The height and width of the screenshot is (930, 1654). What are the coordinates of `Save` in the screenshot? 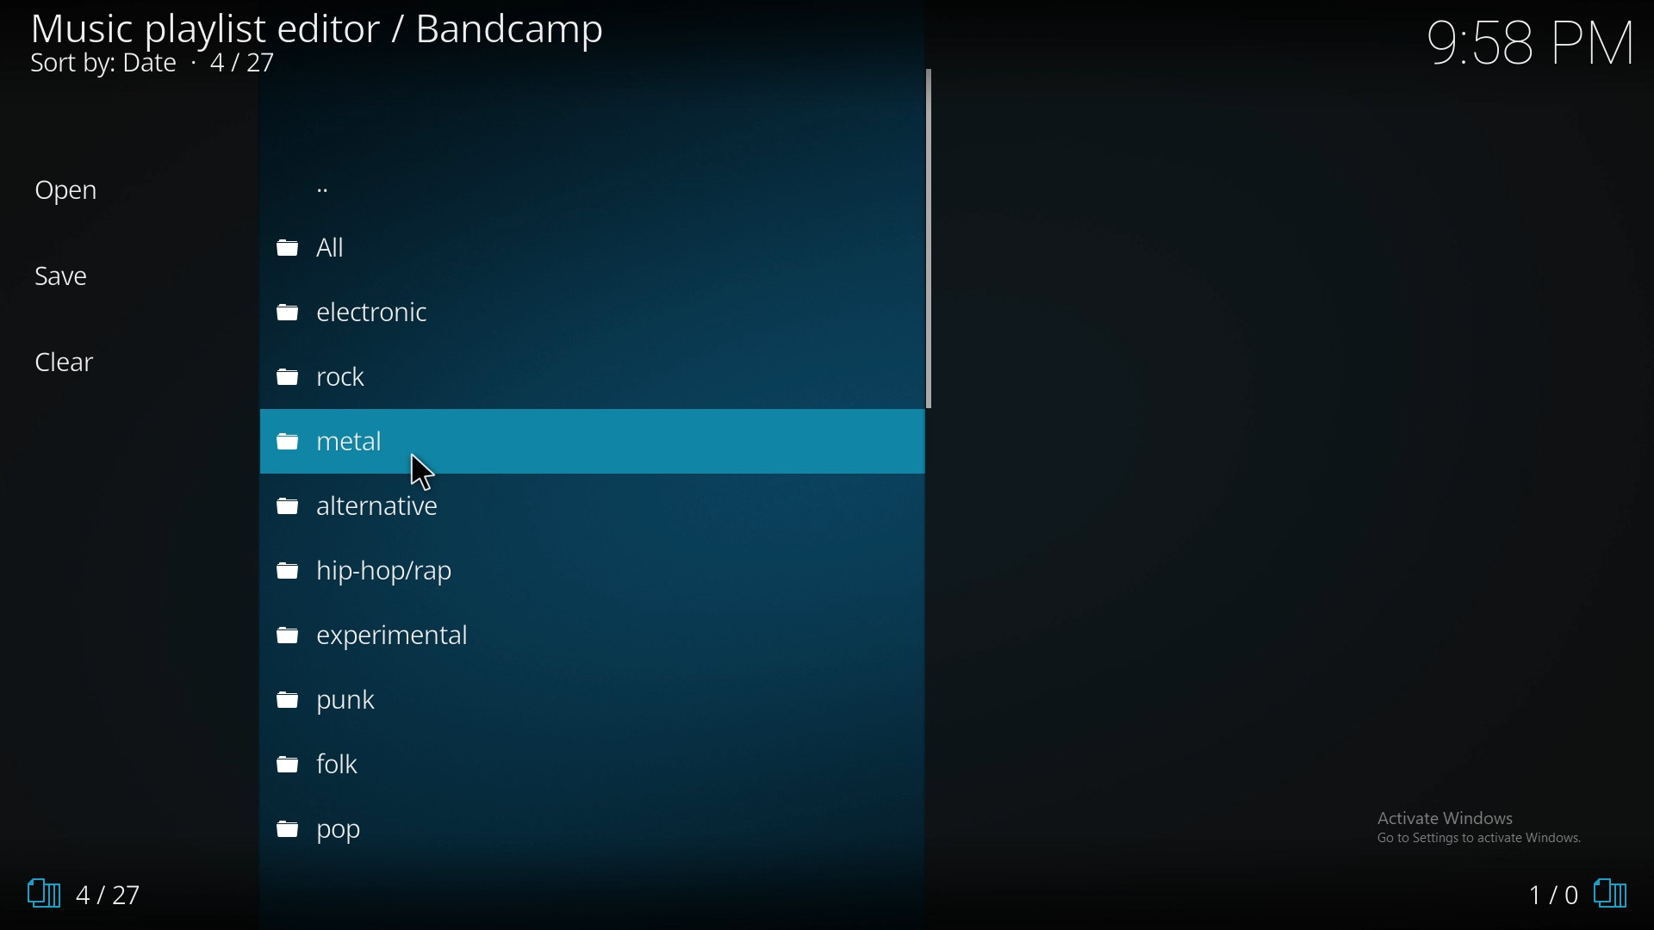 It's located at (65, 276).